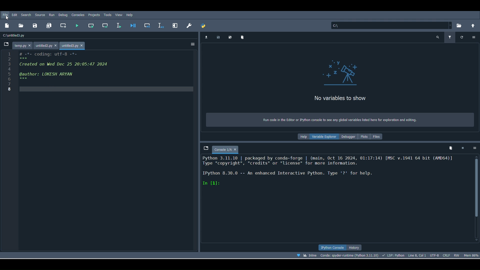  What do you see at coordinates (22, 25) in the screenshot?
I see `Open file (Ctrl + O)` at bounding box center [22, 25].